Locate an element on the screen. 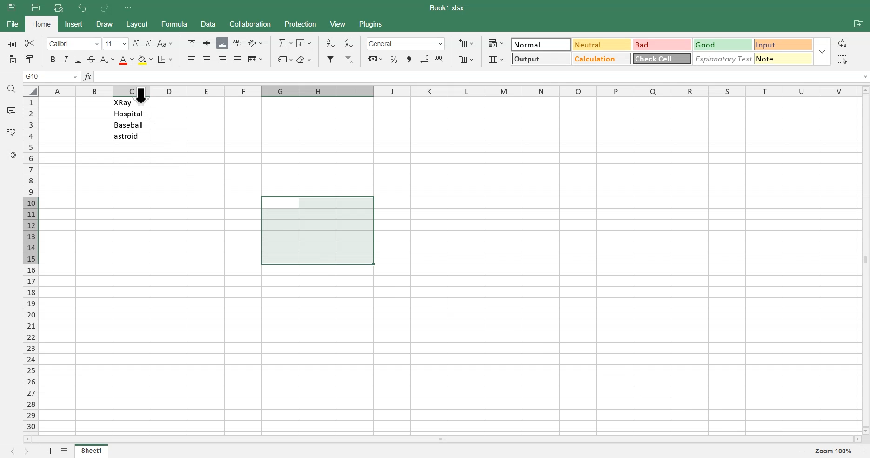 This screenshot has height=458, width=870. Decrease Decimal is located at coordinates (425, 59).